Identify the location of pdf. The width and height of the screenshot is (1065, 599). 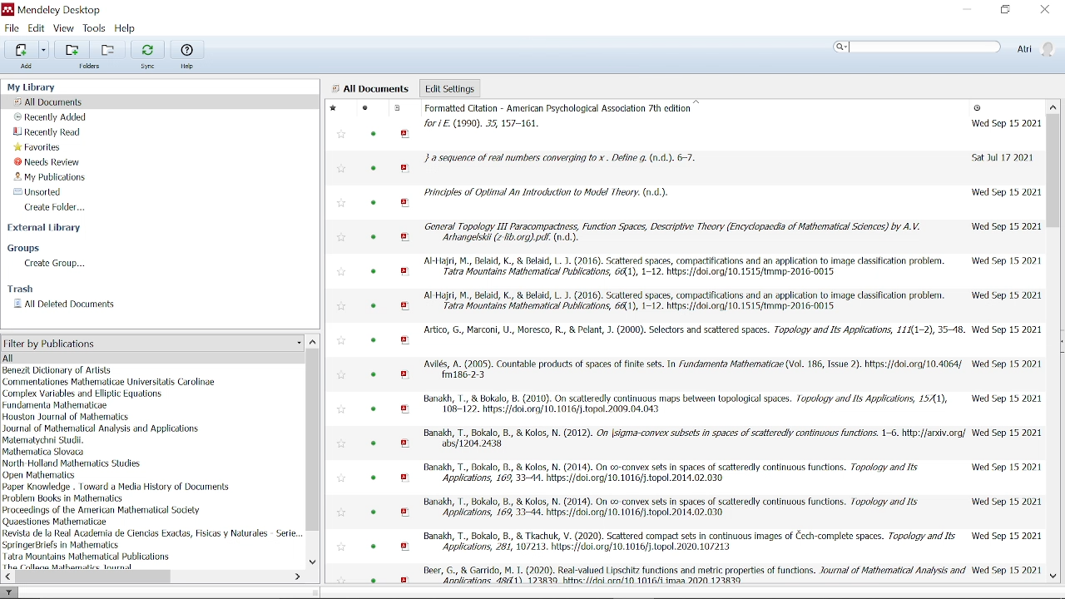
(404, 578).